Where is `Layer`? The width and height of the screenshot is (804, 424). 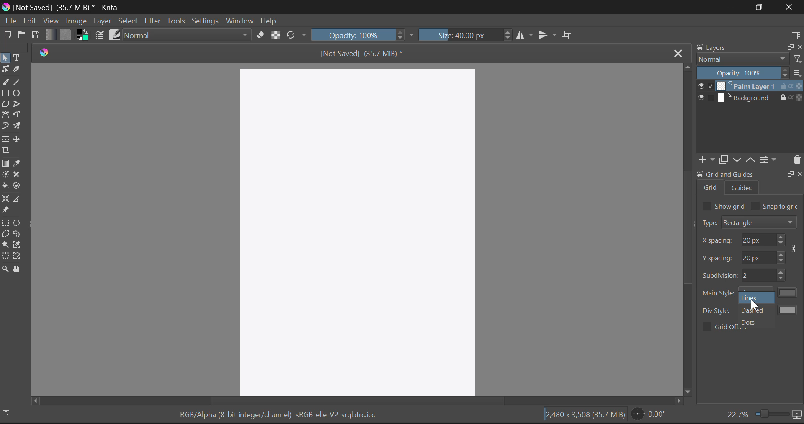
Layer is located at coordinates (103, 21).